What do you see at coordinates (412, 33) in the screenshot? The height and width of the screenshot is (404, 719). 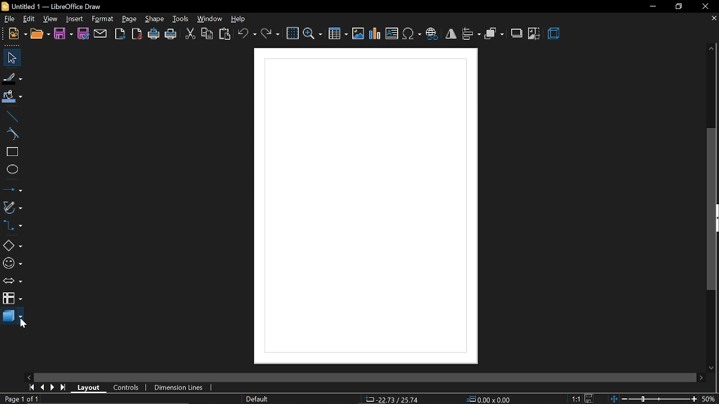 I see `insert symbol` at bounding box center [412, 33].